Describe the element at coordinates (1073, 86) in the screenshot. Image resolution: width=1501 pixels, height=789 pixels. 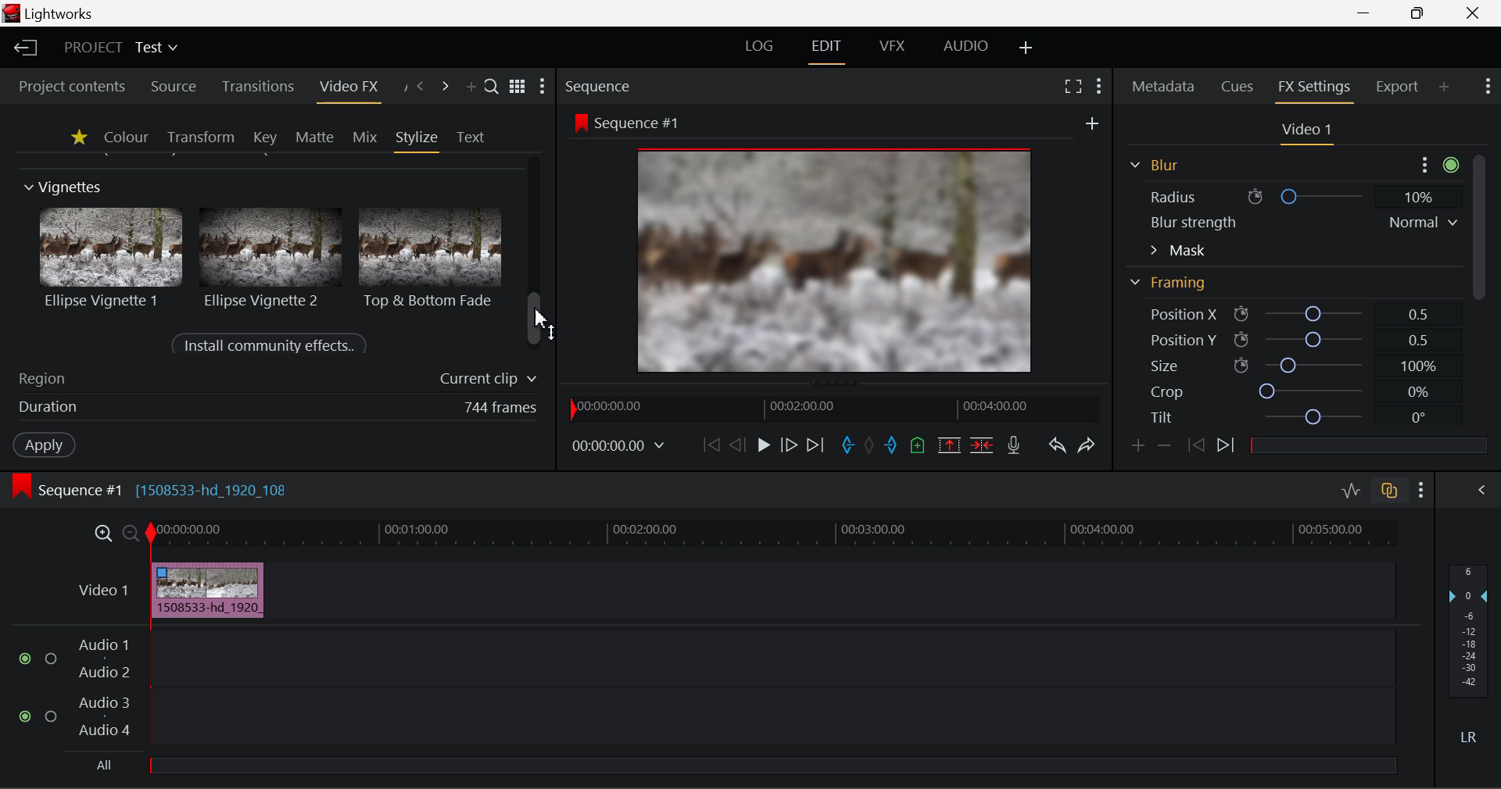
I see `Full Screen` at that location.